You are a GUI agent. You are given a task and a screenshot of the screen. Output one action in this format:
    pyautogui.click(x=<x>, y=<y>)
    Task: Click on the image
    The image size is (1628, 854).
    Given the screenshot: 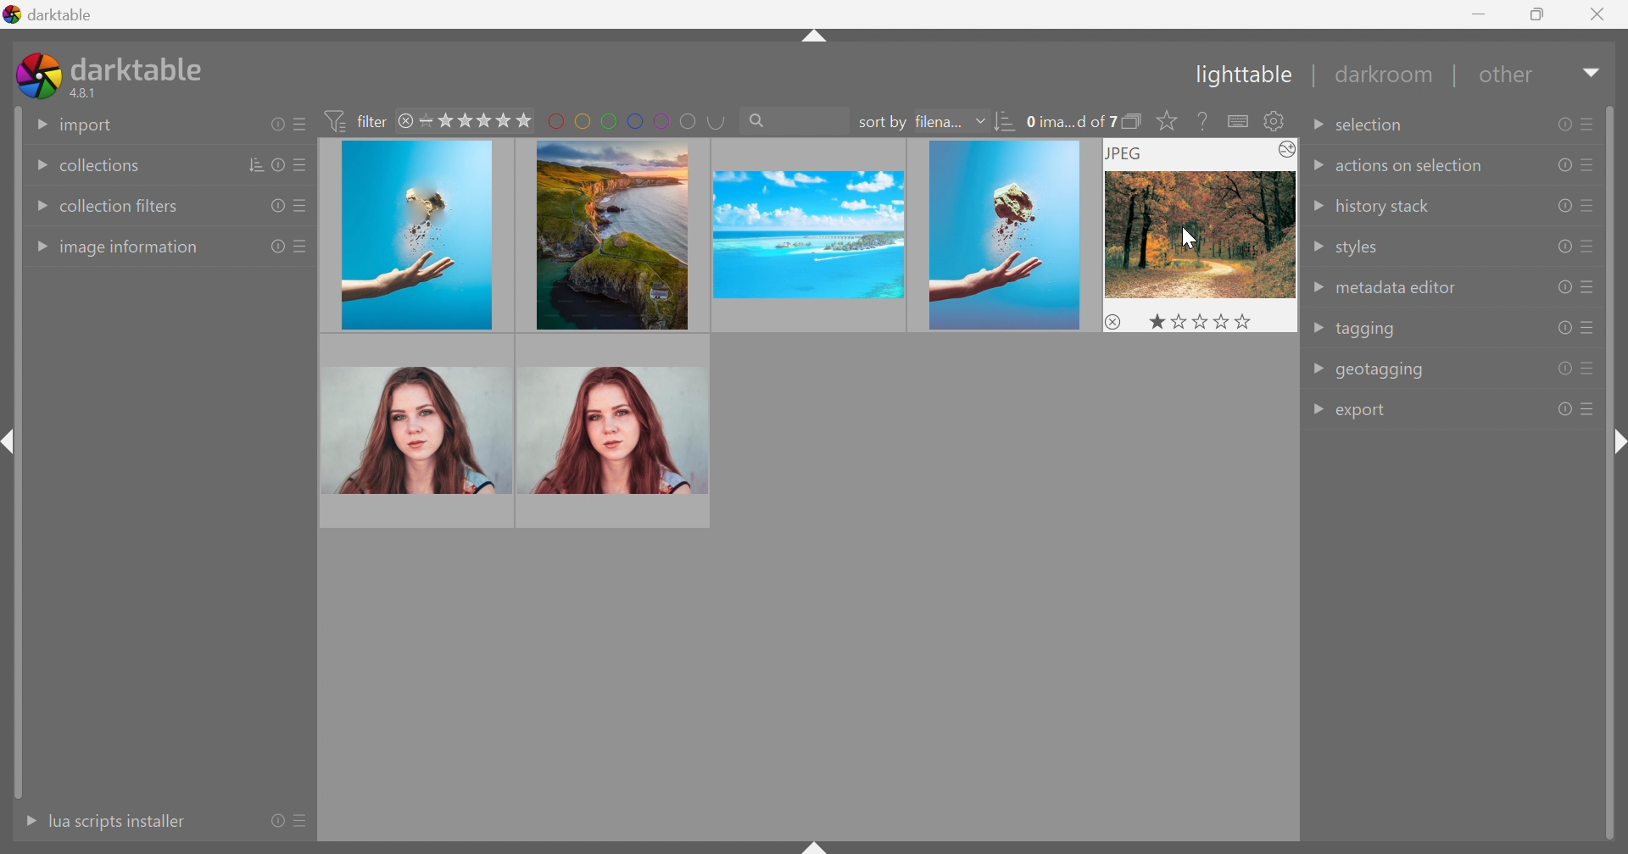 What is the action you would take?
    pyautogui.click(x=615, y=430)
    